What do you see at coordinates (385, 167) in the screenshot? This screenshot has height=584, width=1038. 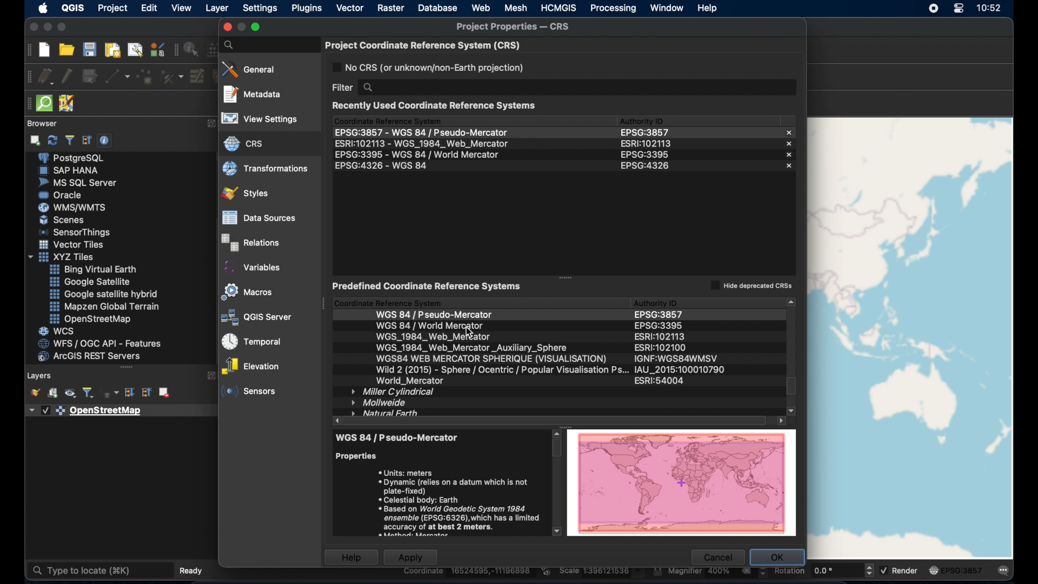 I see `EPSG:4326 - WGS 84` at bounding box center [385, 167].